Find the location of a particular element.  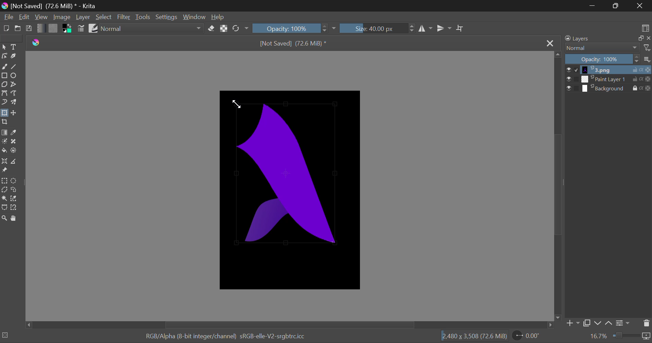

filter is located at coordinates (646, 49).